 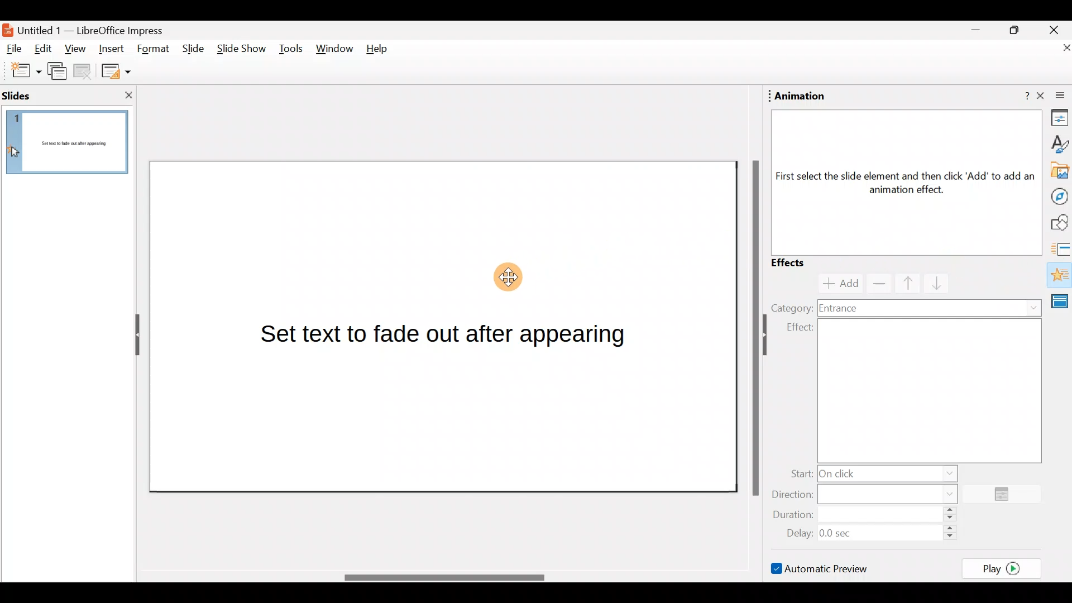 I want to click on Window, so click(x=335, y=51).